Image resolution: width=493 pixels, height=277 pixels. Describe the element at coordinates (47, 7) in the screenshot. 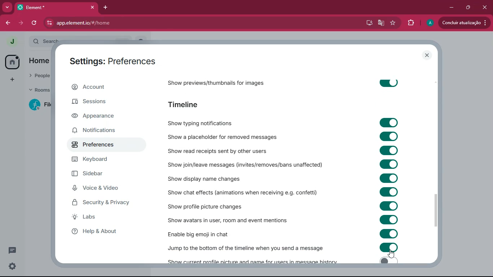

I see `element*` at that location.